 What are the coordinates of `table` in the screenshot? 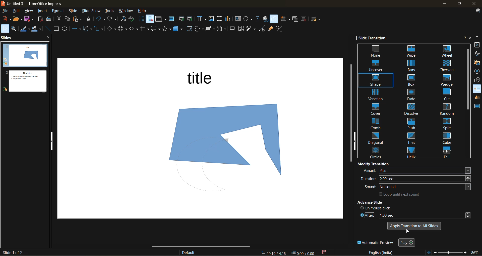 It's located at (202, 19).